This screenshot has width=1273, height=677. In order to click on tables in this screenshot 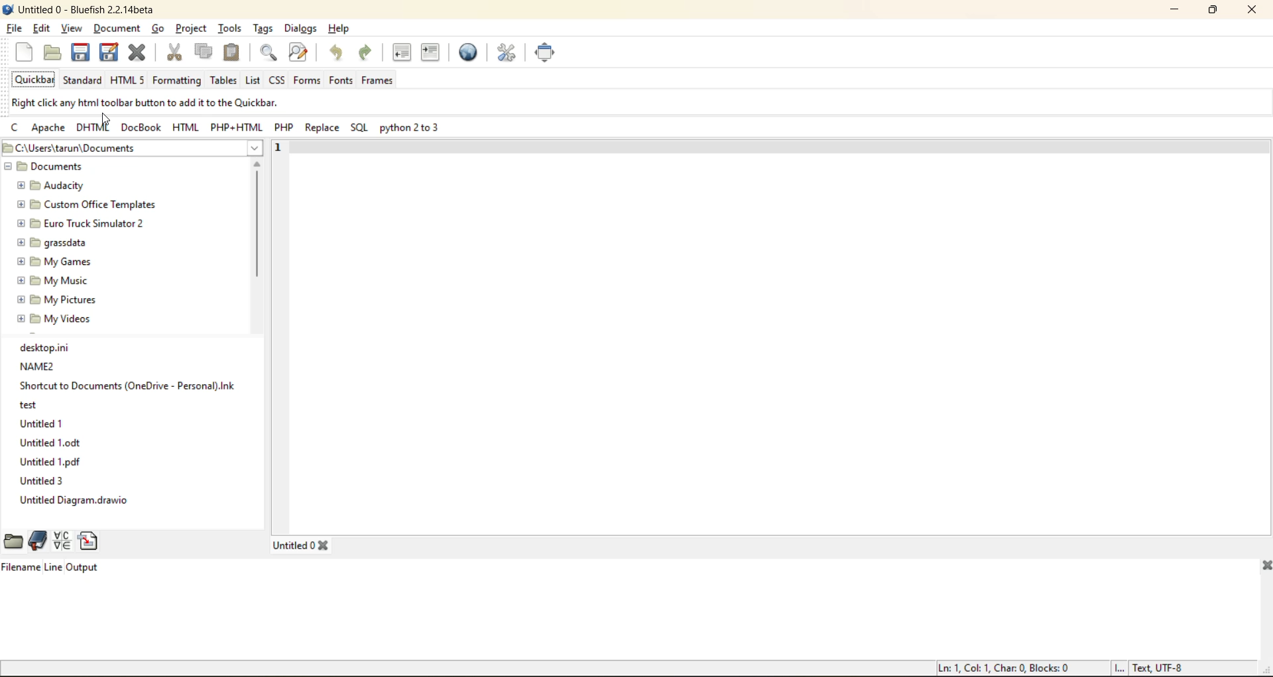, I will do `click(222, 80)`.